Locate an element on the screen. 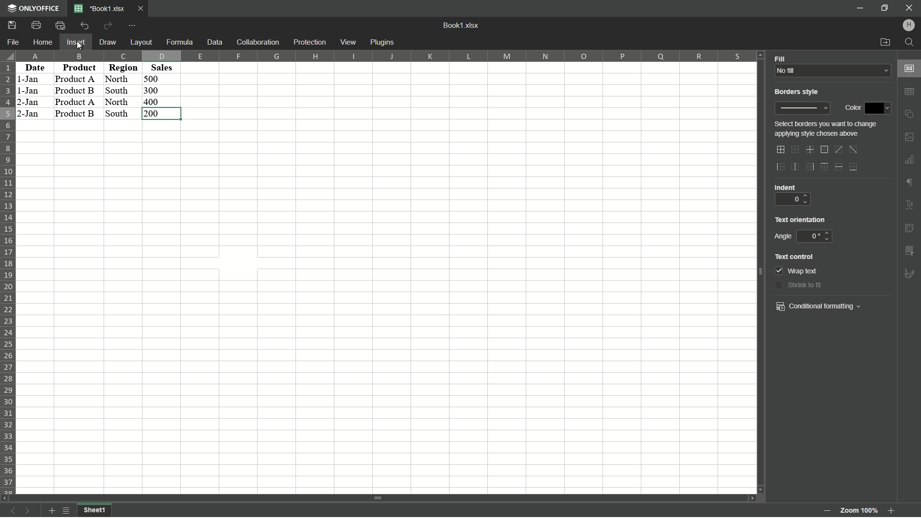 The image size is (921, 518). scroll down is located at coordinates (759, 490).